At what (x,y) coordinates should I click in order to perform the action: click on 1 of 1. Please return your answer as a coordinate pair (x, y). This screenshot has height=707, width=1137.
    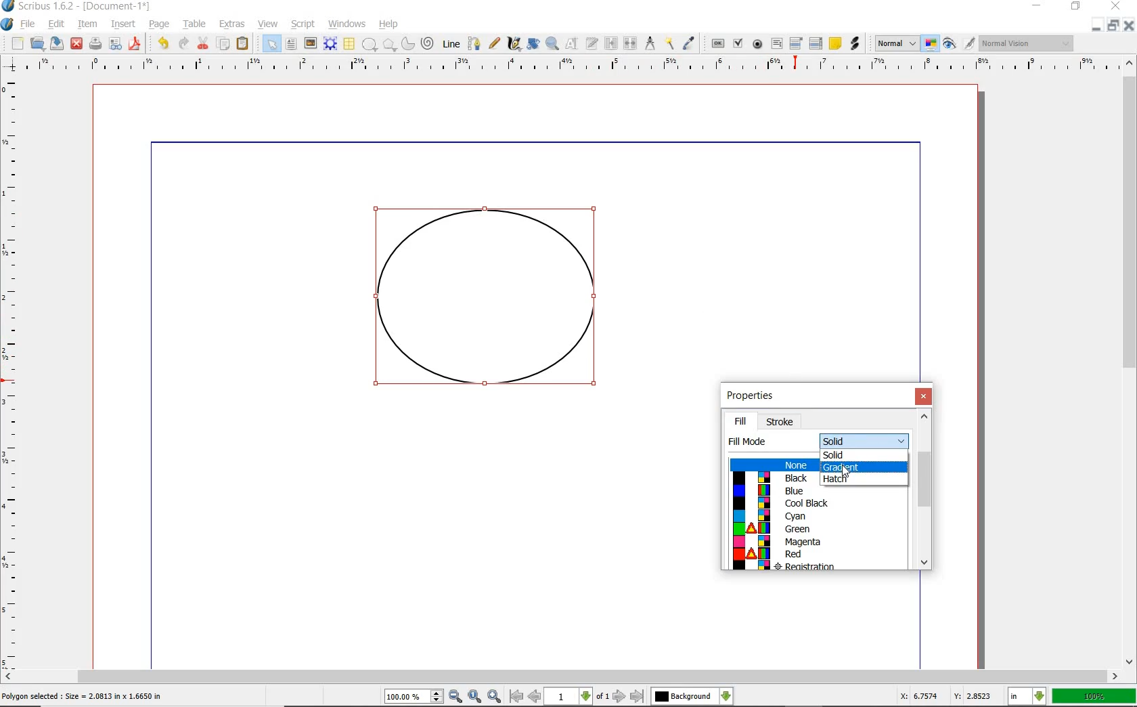
    Looking at the image, I should click on (578, 696).